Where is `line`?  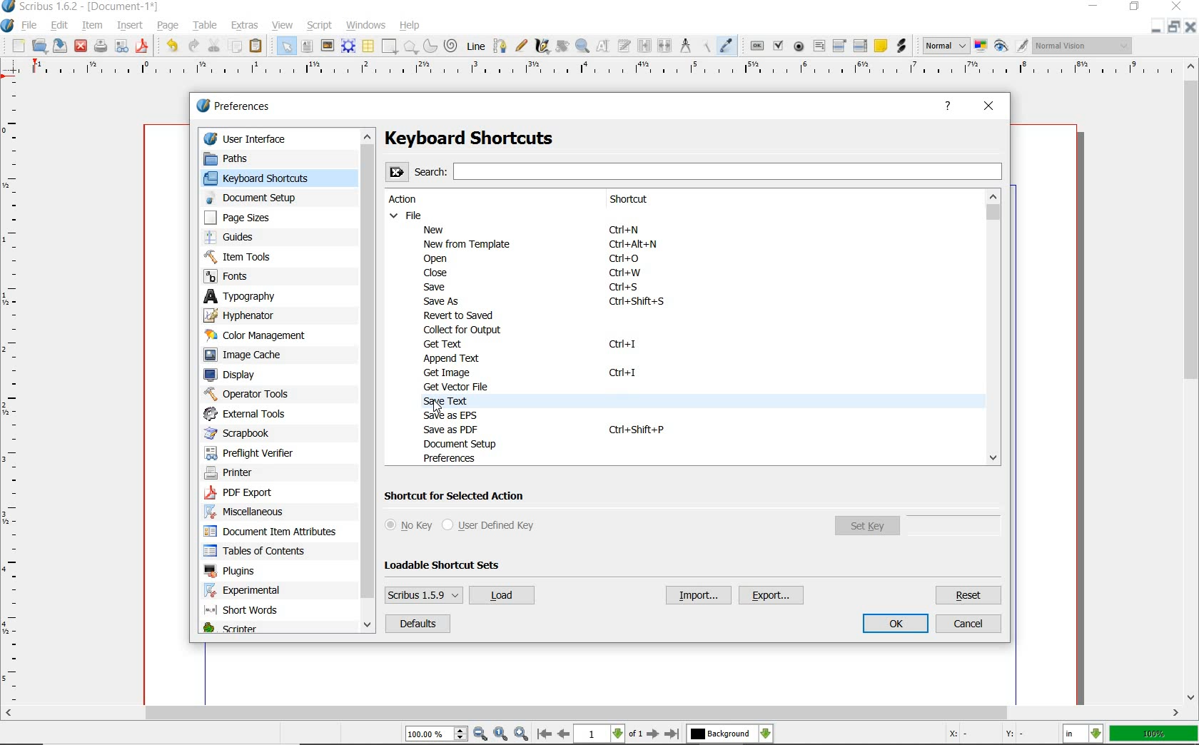
line is located at coordinates (475, 46).